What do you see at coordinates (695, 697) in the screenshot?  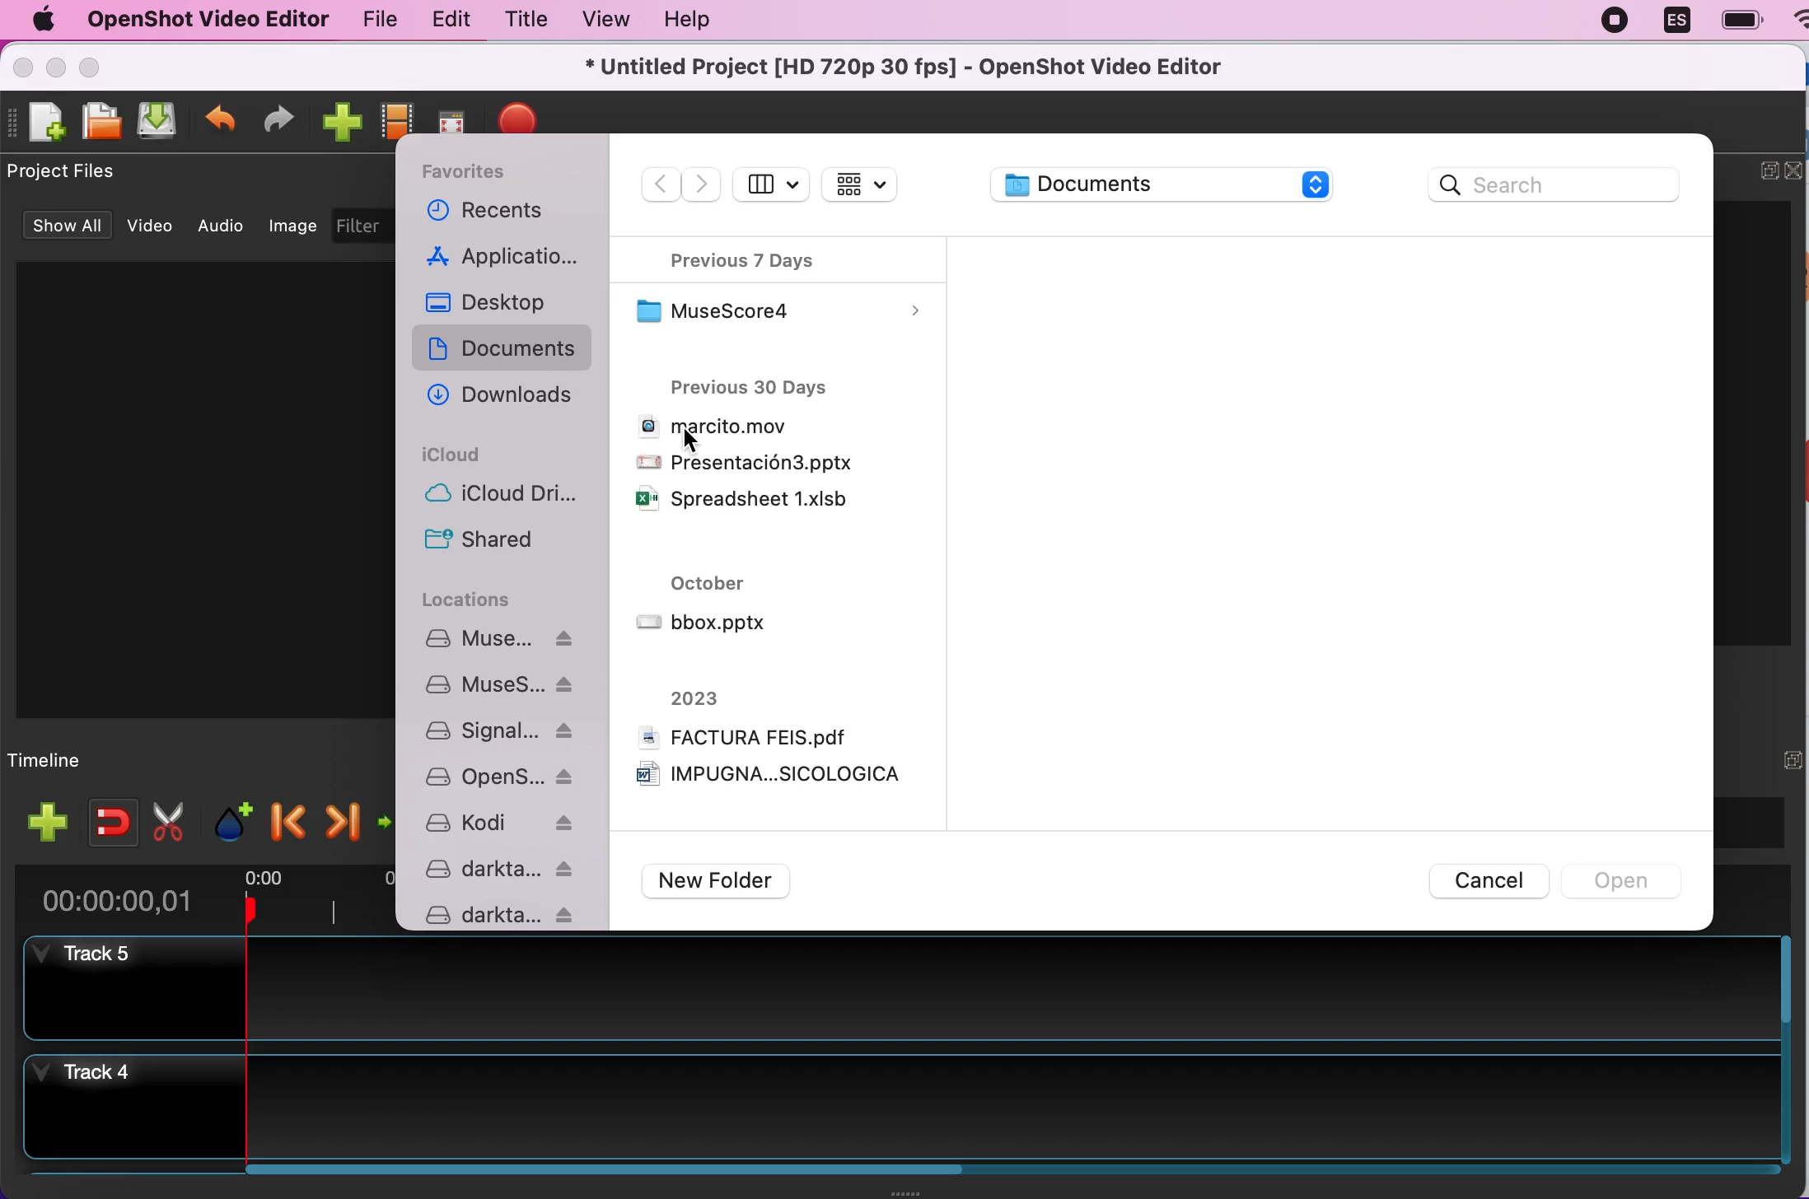 I see `2023` at bounding box center [695, 697].